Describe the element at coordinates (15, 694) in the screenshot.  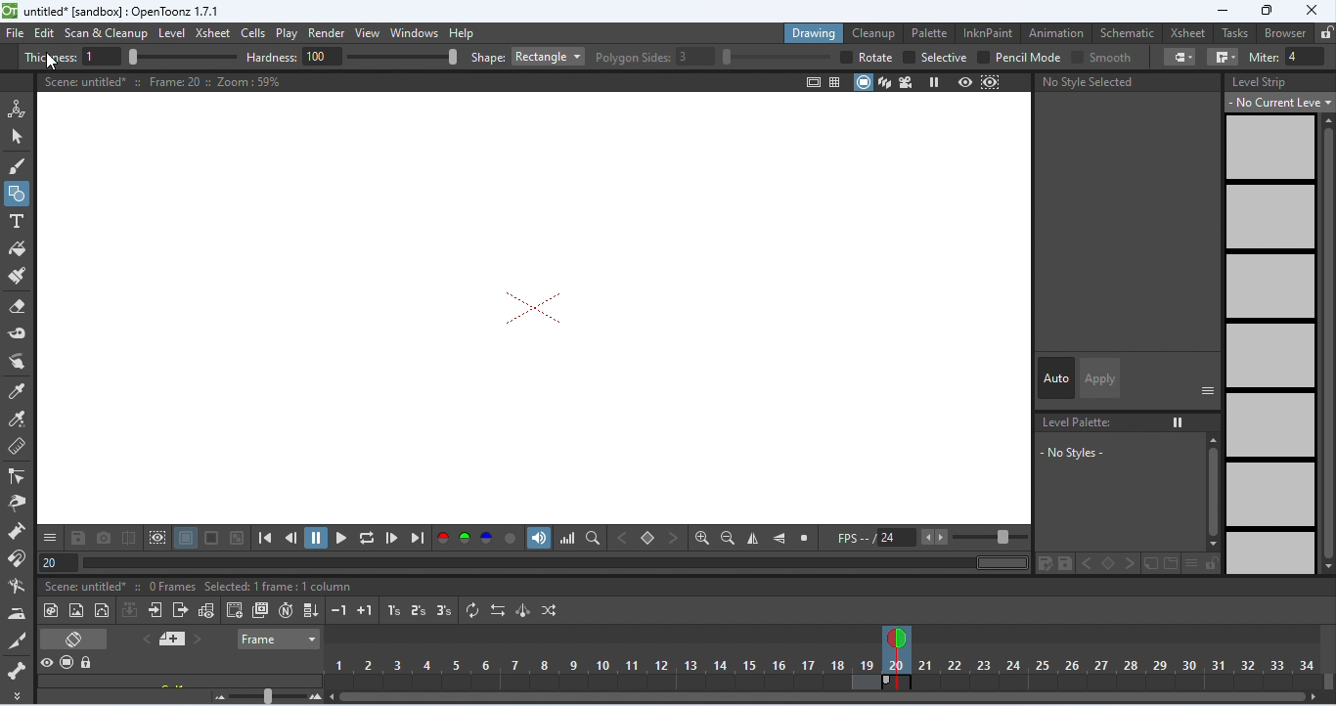
I see `more tool` at that location.